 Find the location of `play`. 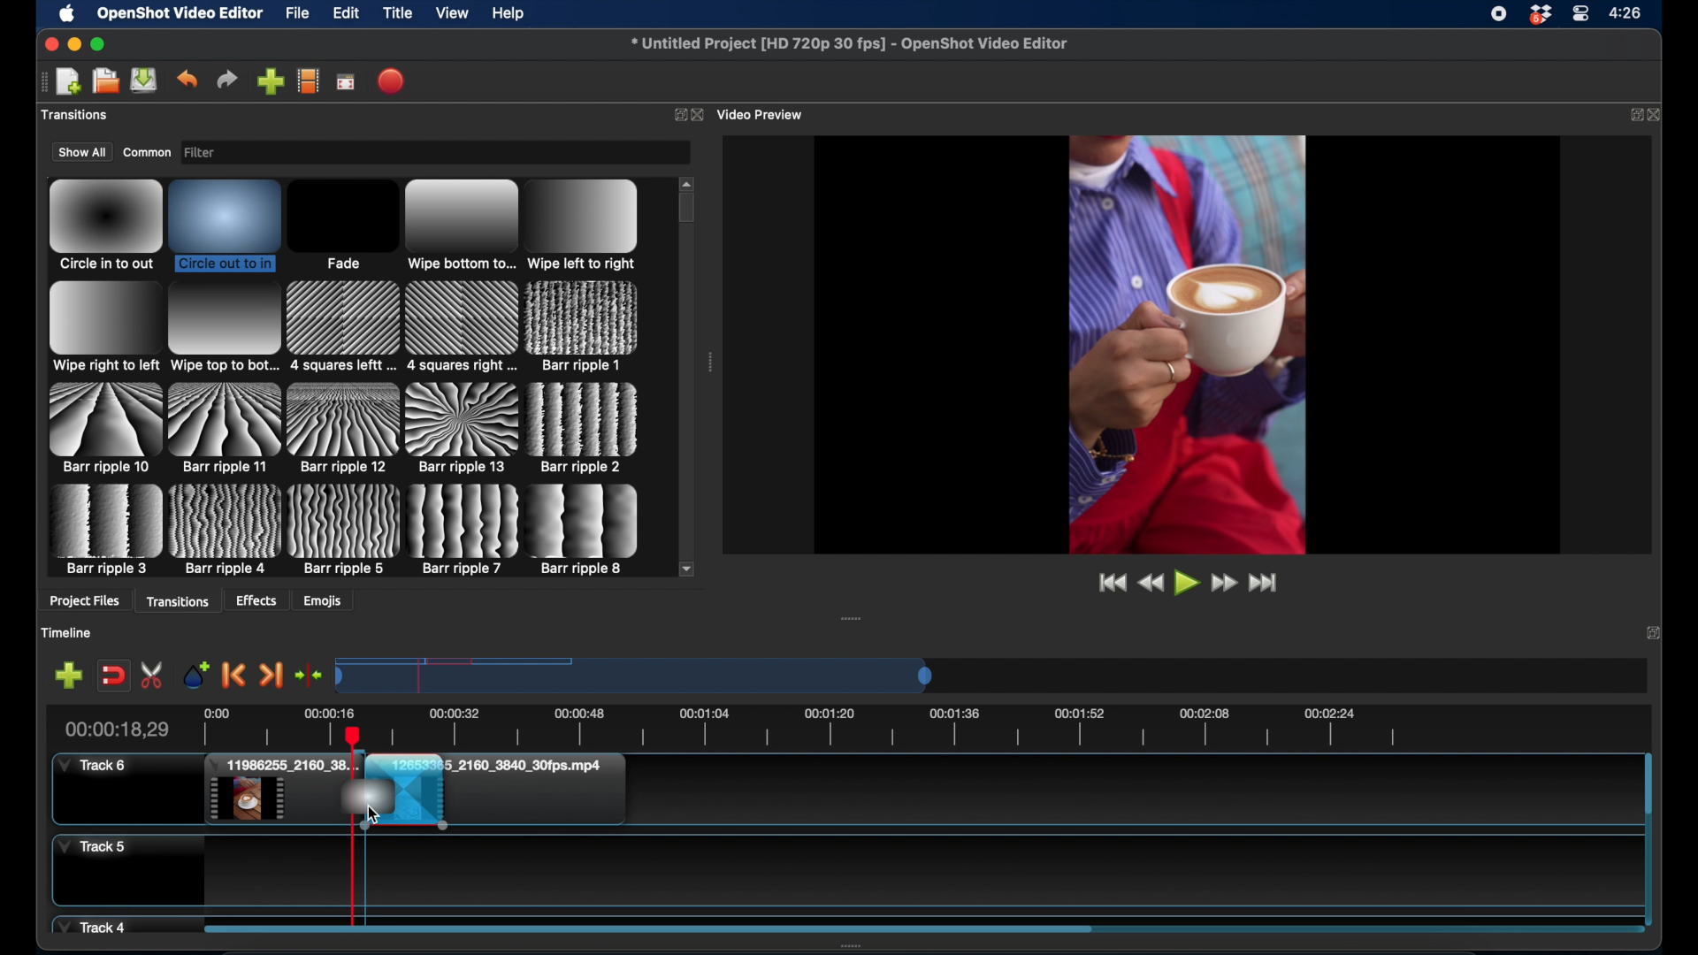

play is located at coordinates (1186, 584).